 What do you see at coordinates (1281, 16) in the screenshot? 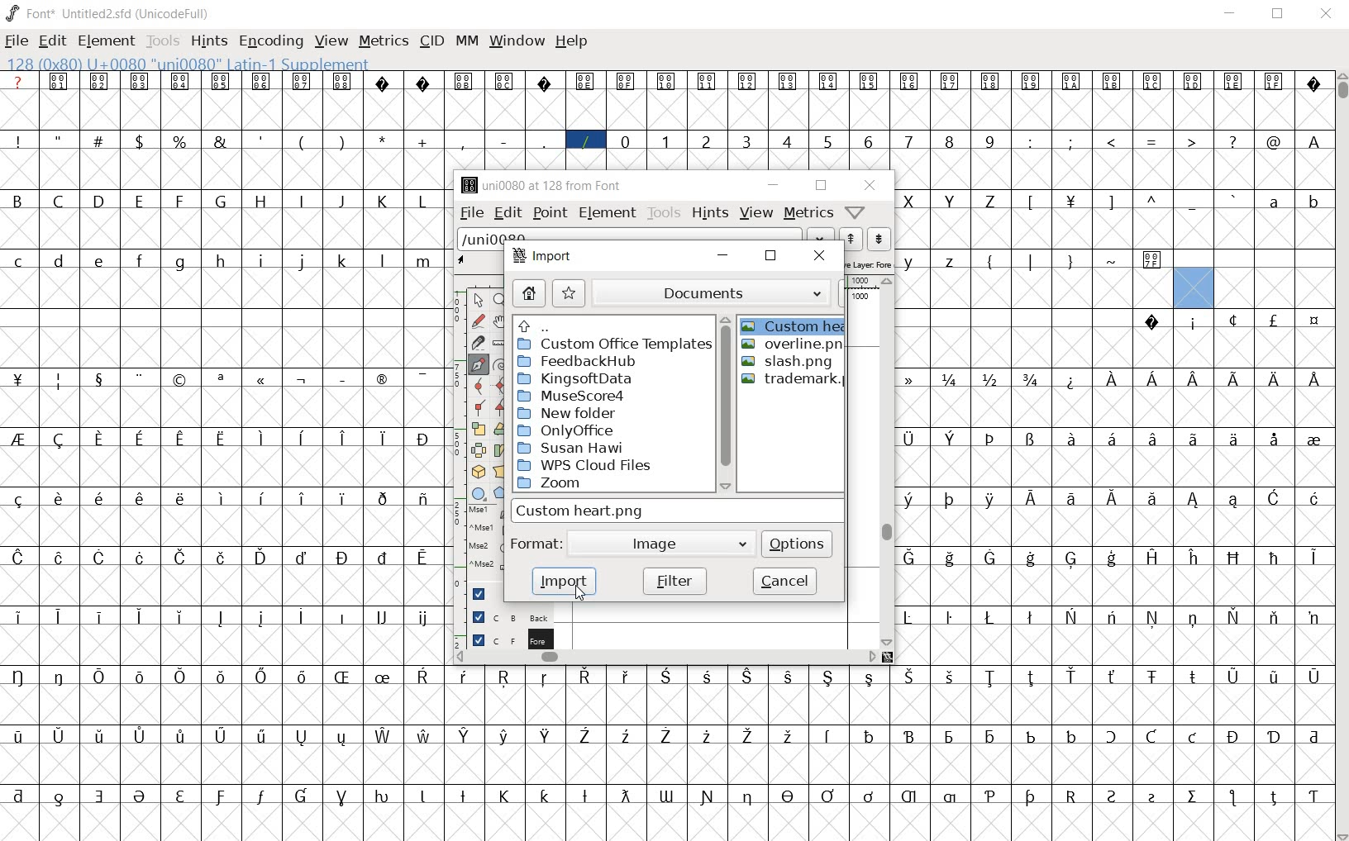
I see `RESTORE` at bounding box center [1281, 16].